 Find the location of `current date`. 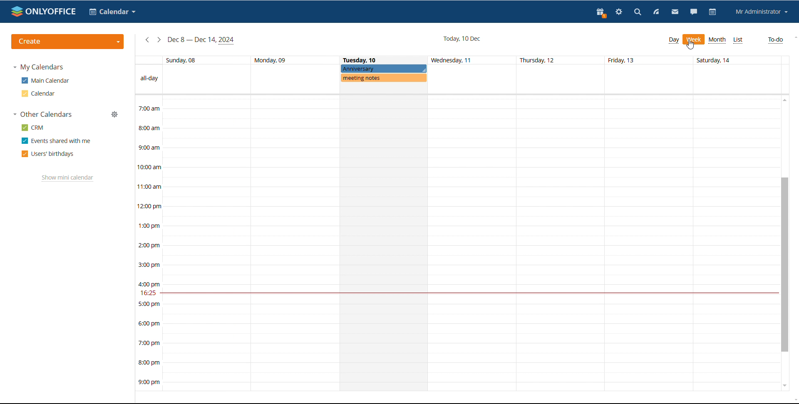

current date is located at coordinates (462, 39).